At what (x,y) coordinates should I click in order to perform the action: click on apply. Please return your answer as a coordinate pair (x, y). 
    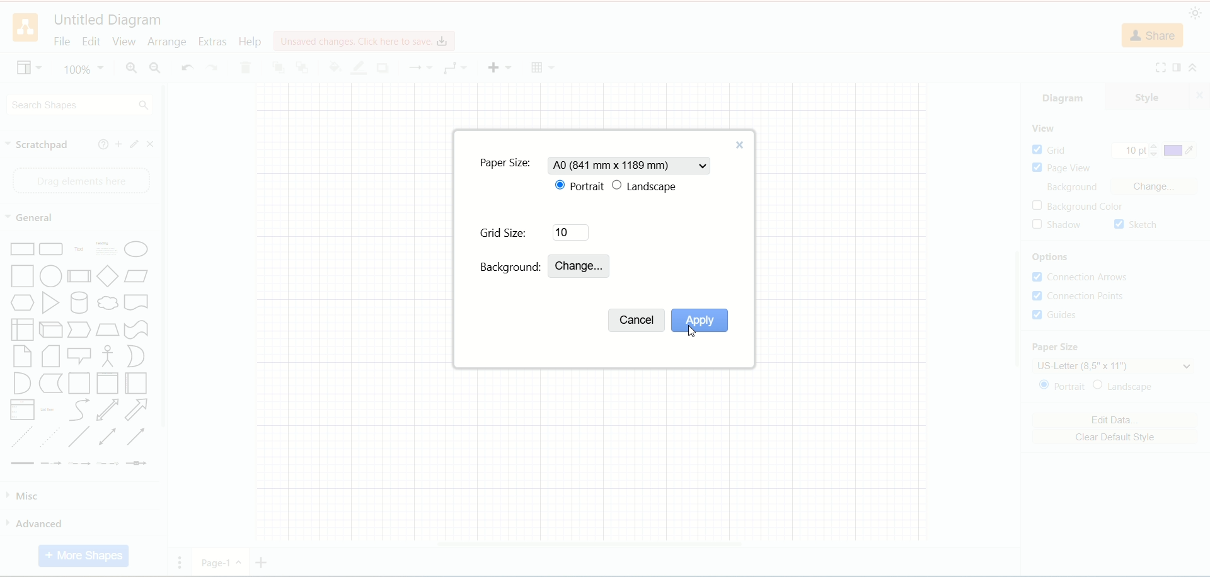
    Looking at the image, I should click on (701, 321).